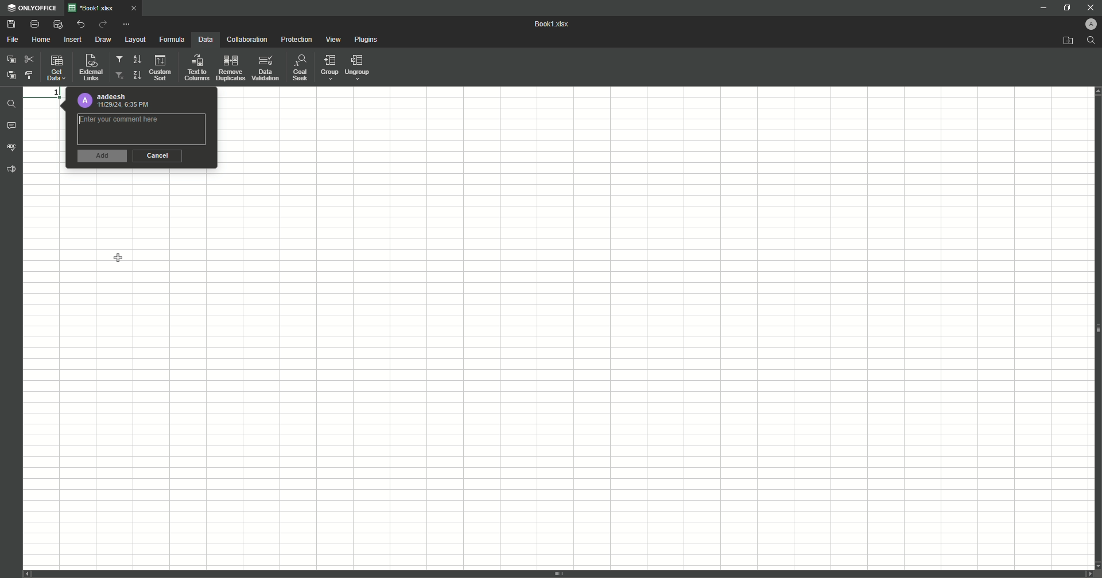  I want to click on Feedback, so click(13, 173).